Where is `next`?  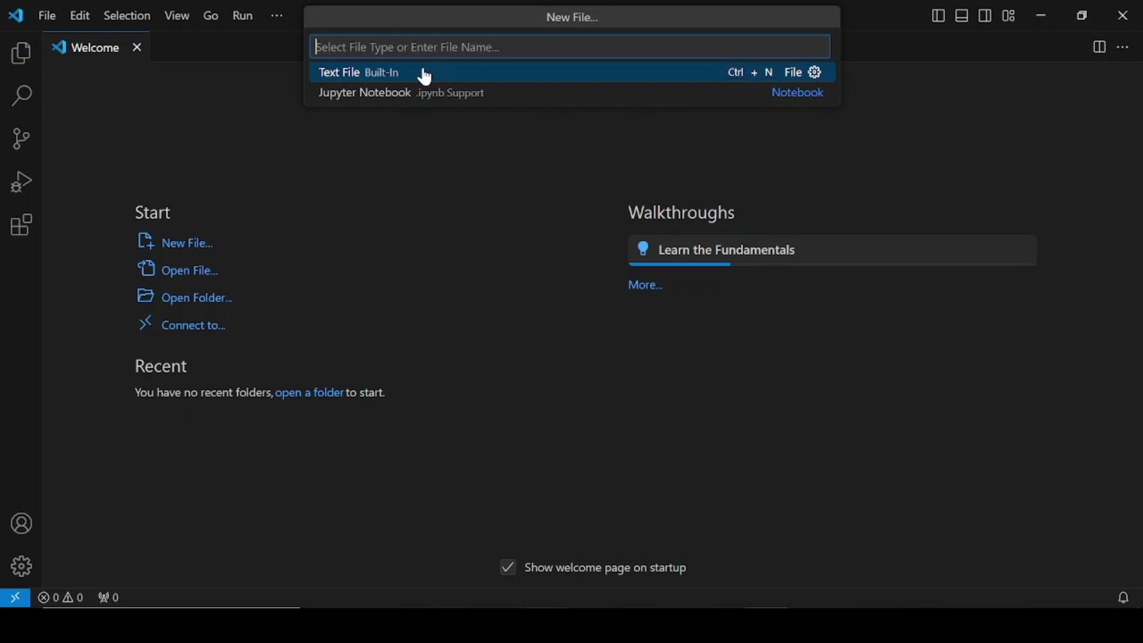
next is located at coordinates (358, 16).